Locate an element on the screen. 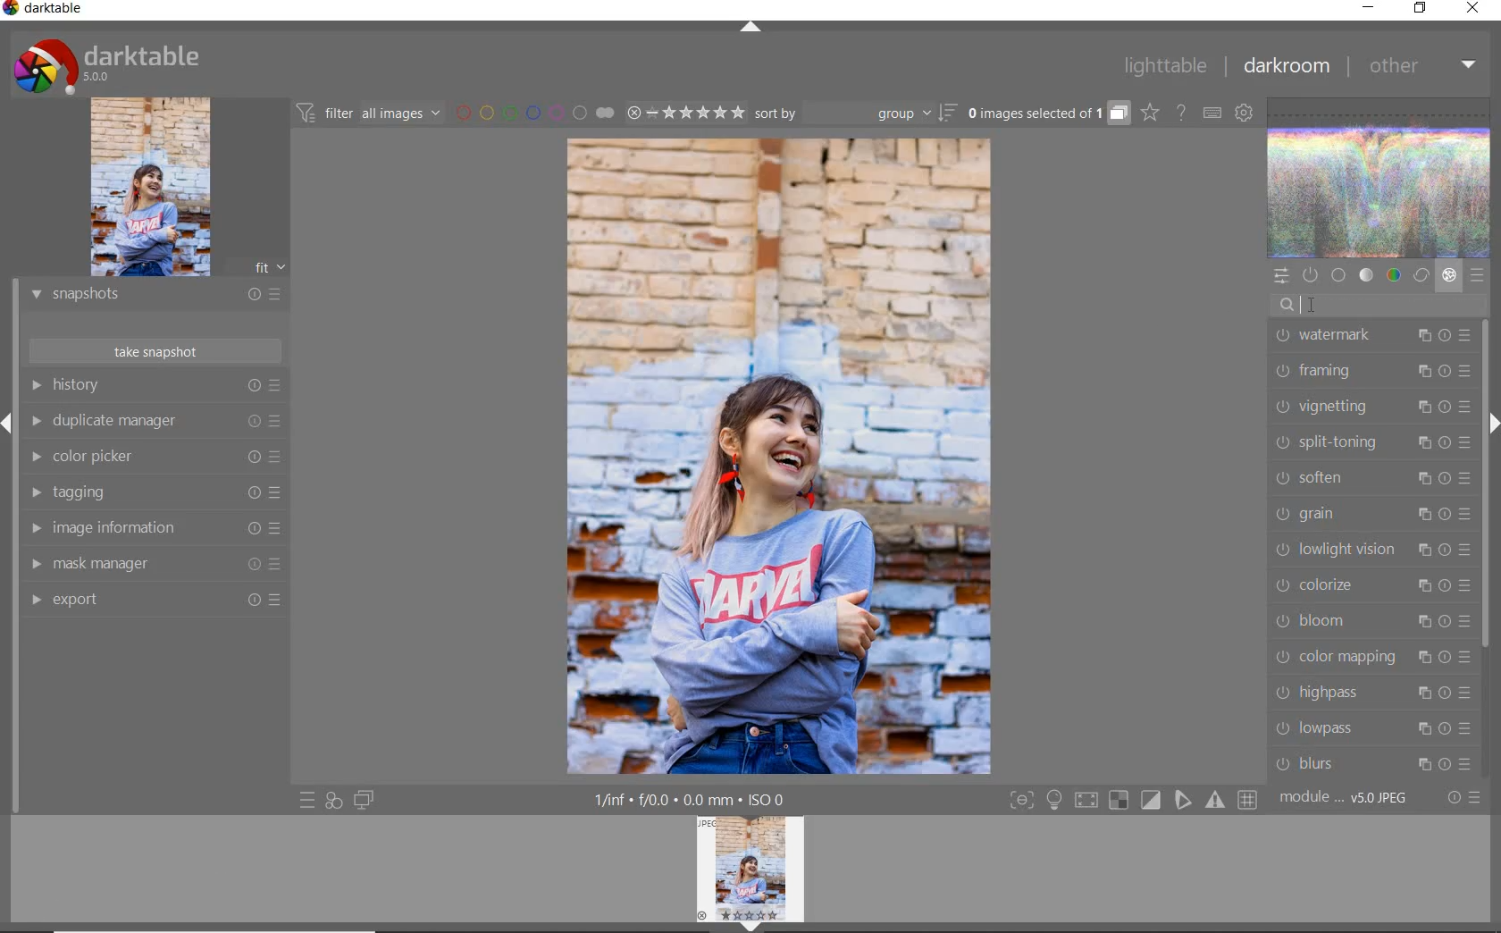 The width and height of the screenshot is (1501, 933). watermark is located at coordinates (1373, 337).